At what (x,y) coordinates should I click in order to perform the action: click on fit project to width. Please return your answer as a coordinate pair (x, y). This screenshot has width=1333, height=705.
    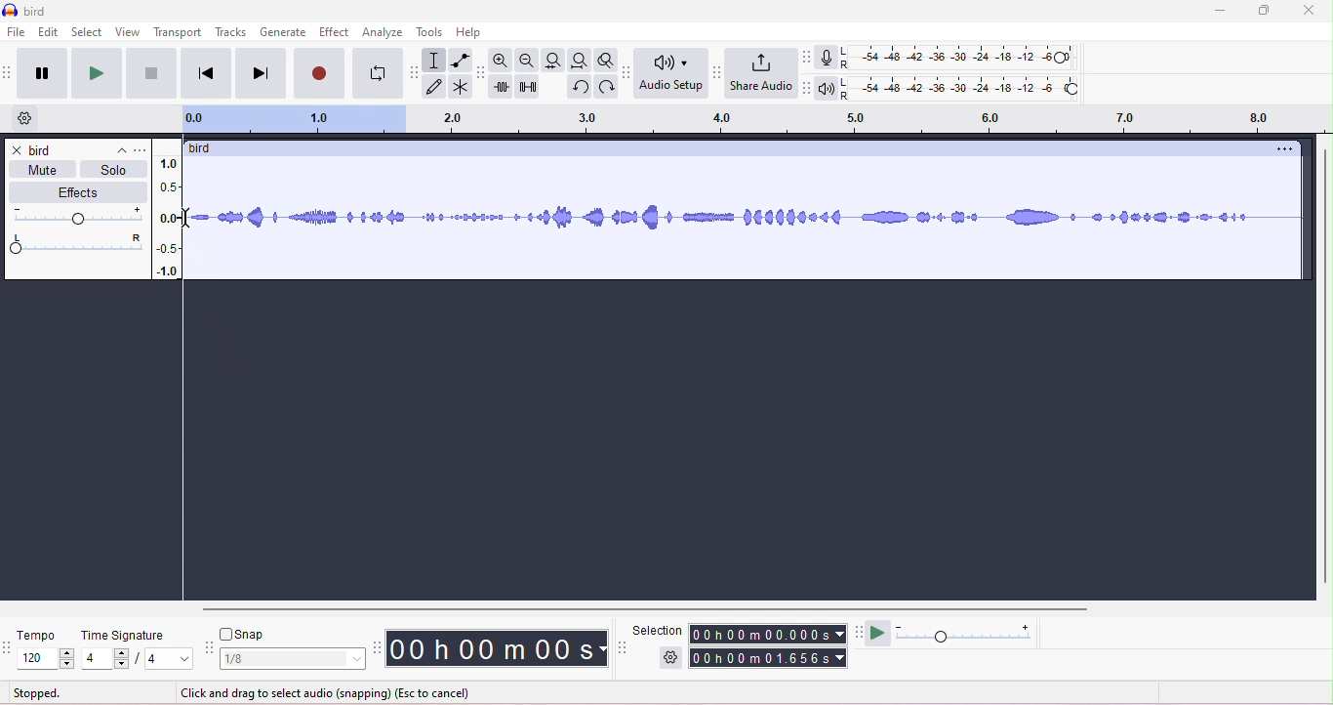
    Looking at the image, I should click on (579, 62).